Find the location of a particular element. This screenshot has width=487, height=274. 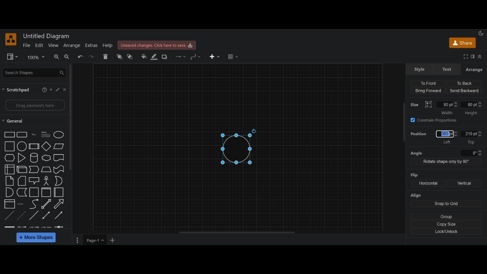

Draw.io logo is located at coordinates (11, 39).